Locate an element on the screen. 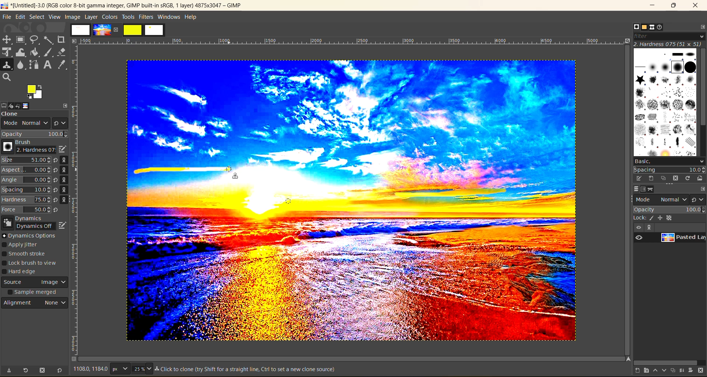 The width and height of the screenshot is (707, 377). color picker tool is located at coordinates (63, 64).